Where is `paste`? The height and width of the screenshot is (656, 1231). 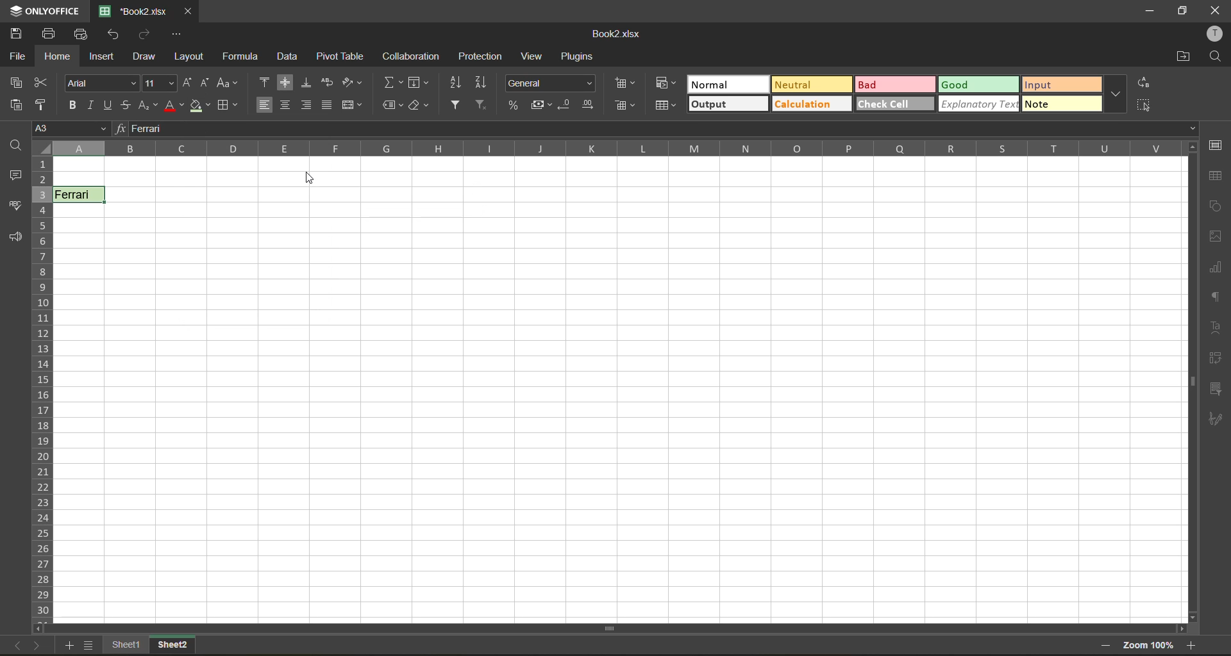
paste is located at coordinates (15, 106).